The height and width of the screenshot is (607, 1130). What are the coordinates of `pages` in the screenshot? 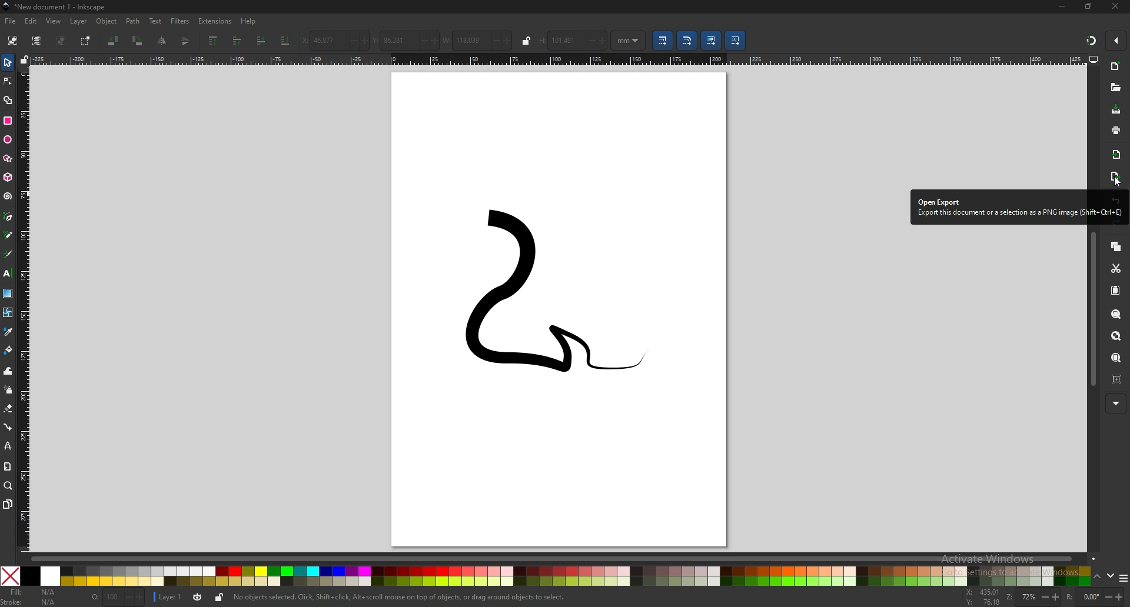 It's located at (8, 504).